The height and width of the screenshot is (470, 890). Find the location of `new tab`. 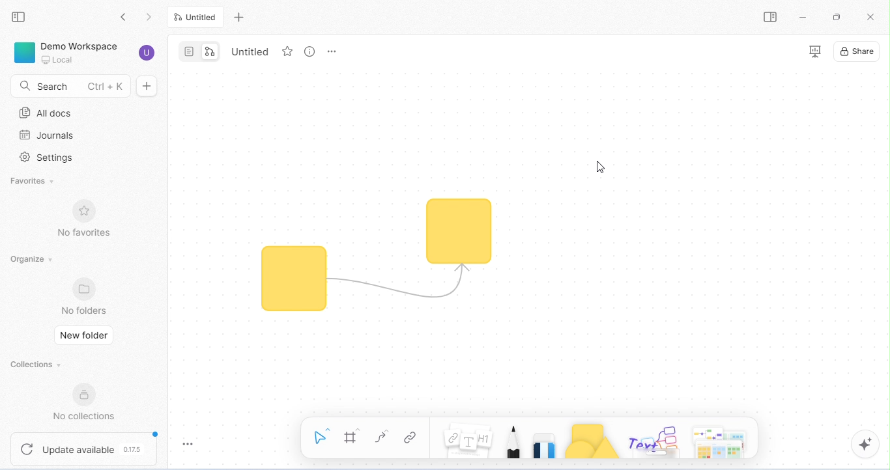

new tab is located at coordinates (241, 17).